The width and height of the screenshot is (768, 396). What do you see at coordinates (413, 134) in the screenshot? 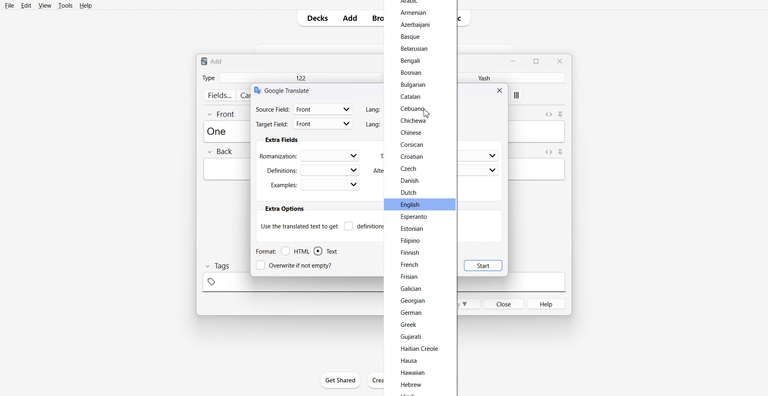
I see `Chinese` at bounding box center [413, 134].